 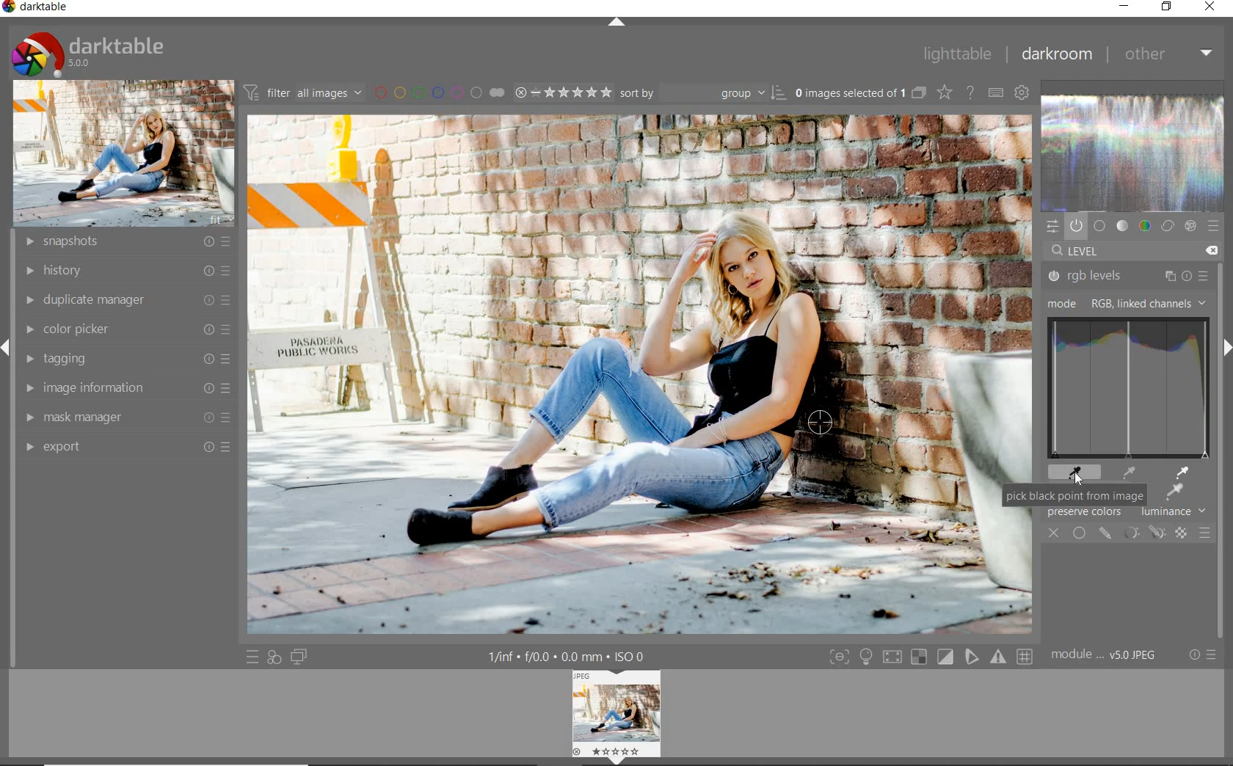 I want to click on export, so click(x=124, y=447).